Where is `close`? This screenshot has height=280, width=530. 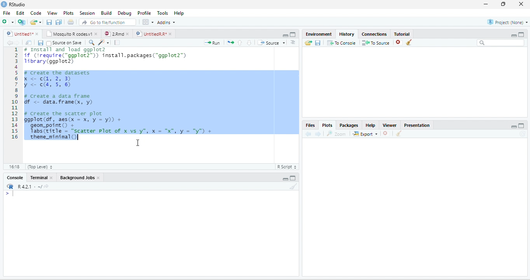 close is located at coordinates (99, 178).